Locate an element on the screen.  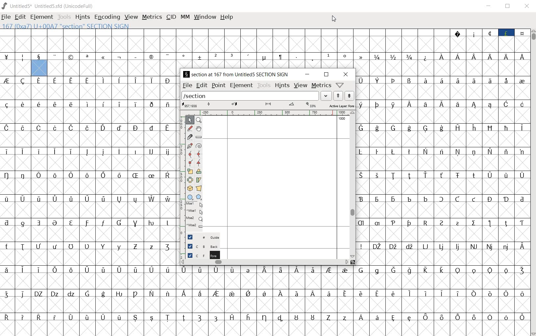
empty cells is located at coordinates (90, 139).